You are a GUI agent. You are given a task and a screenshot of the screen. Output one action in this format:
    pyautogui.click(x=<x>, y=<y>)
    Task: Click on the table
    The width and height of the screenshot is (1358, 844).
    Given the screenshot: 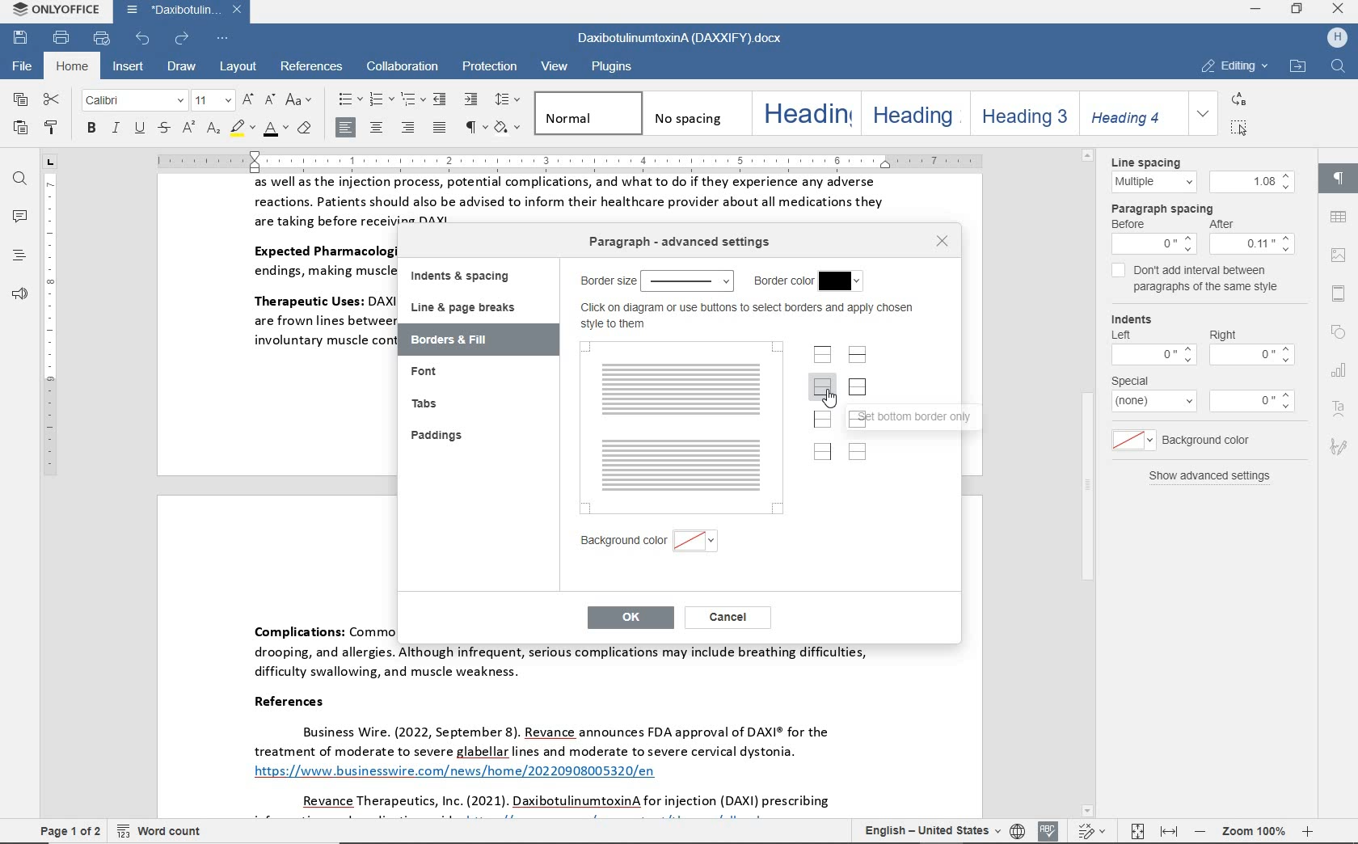 What is the action you would take?
    pyautogui.click(x=1337, y=217)
    